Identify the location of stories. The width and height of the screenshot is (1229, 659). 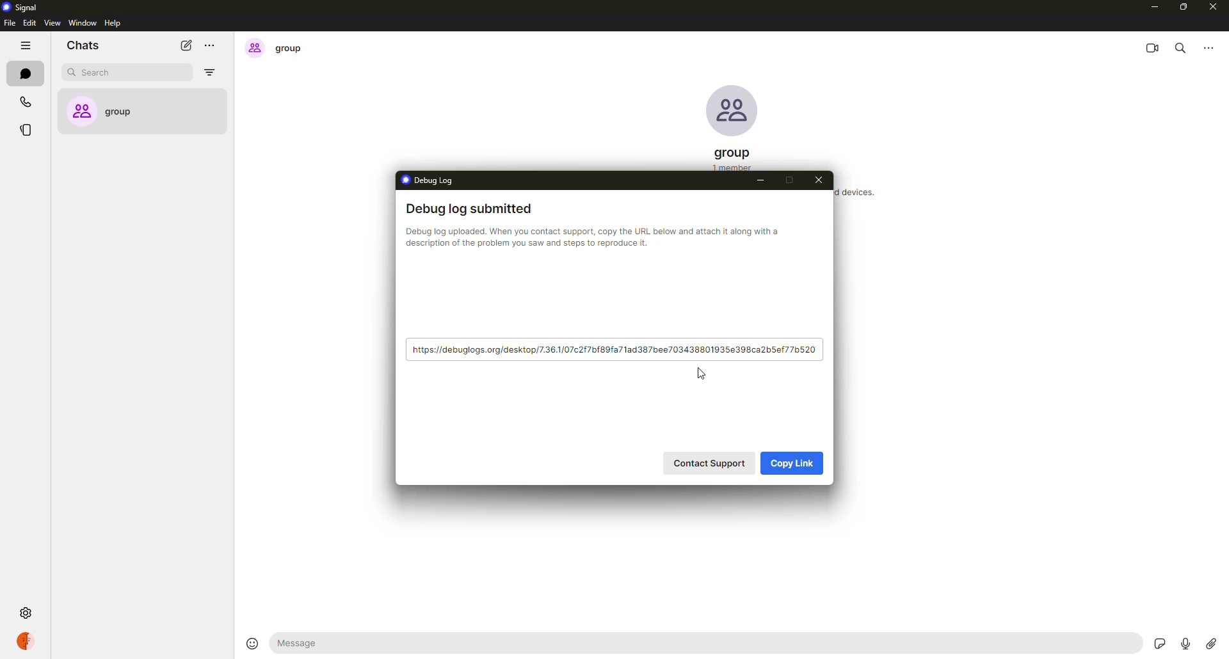
(26, 130).